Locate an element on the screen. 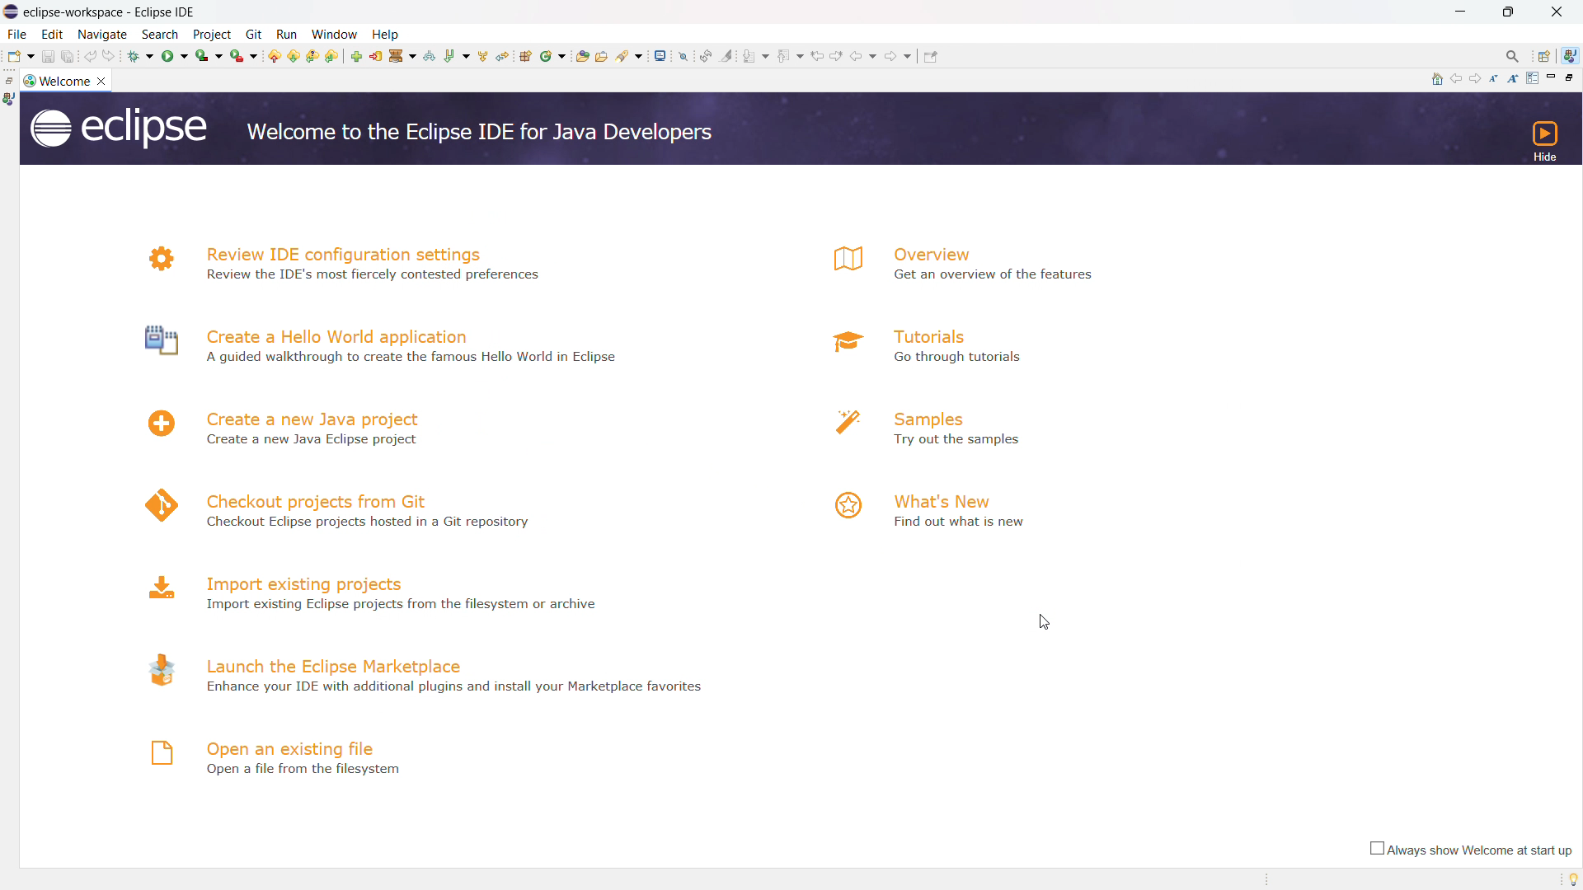  run is located at coordinates (291, 30).